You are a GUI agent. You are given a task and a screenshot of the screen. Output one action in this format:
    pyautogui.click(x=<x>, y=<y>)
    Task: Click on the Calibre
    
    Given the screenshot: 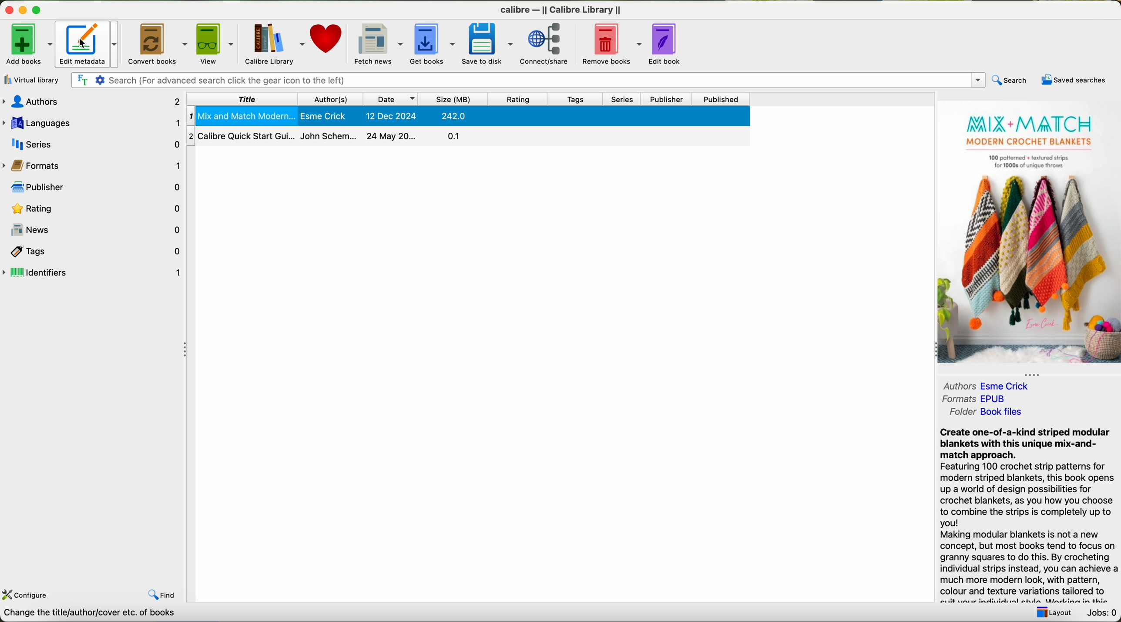 What is the action you would take?
    pyautogui.click(x=563, y=11)
    